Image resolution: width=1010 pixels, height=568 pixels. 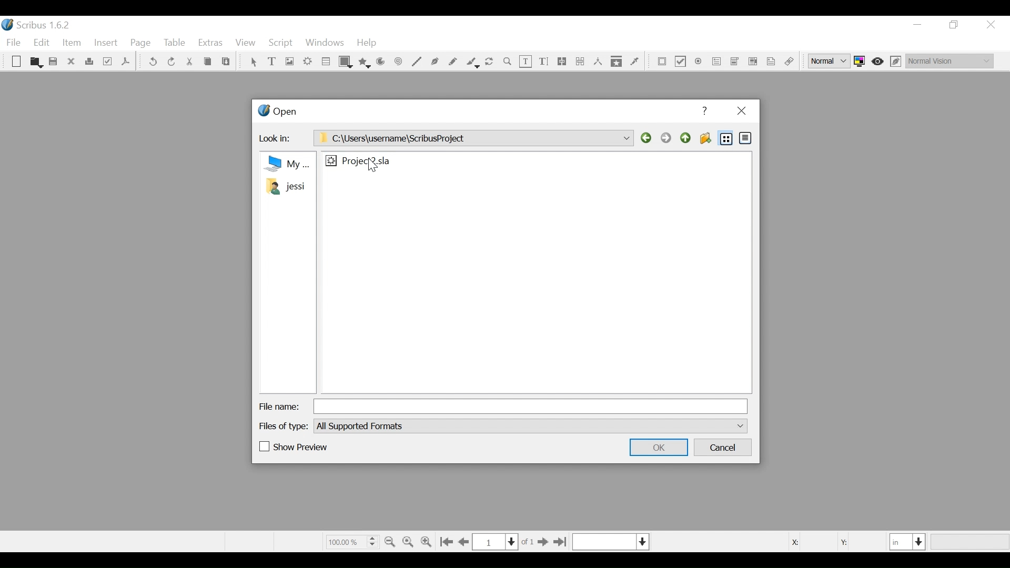 I want to click on Unlink Text frame, so click(x=580, y=62).